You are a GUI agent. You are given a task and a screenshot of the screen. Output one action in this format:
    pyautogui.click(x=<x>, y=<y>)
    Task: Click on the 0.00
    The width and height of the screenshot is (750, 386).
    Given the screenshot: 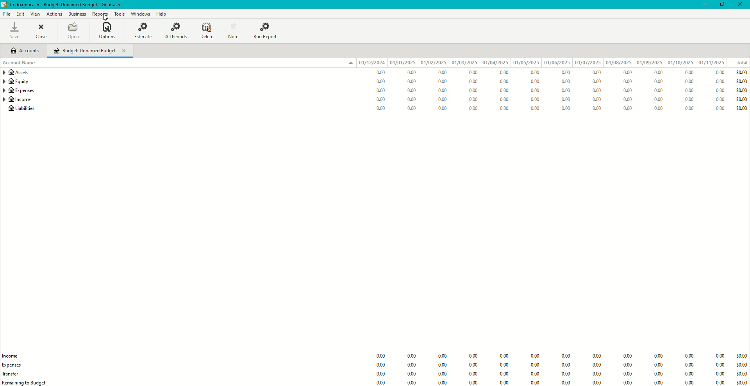 What is the action you would take?
    pyautogui.click(x=566, y=374)
    